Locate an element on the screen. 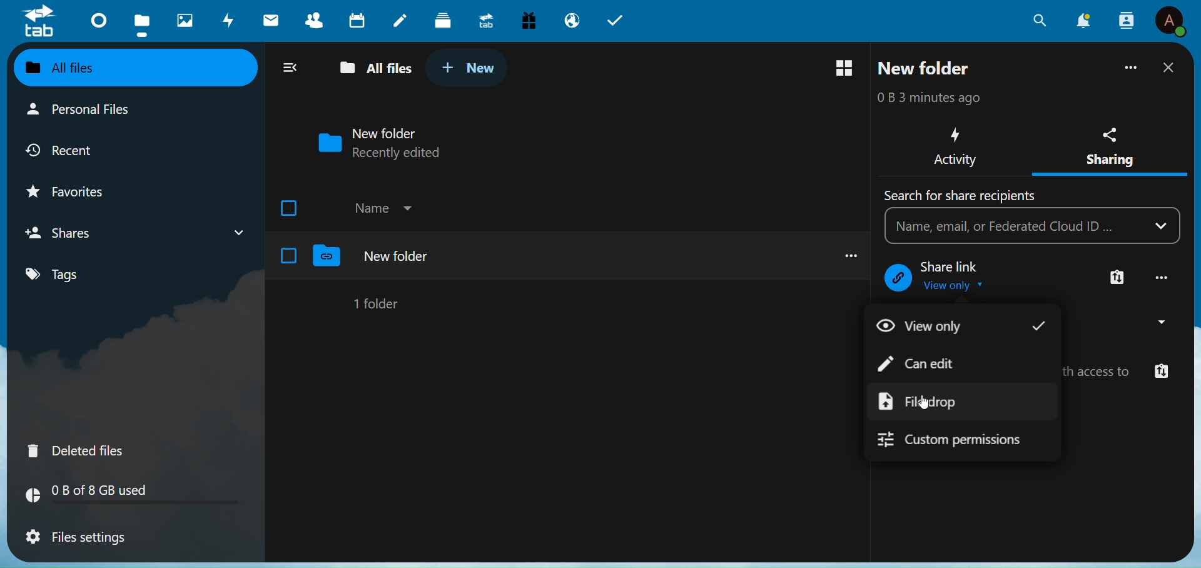 The width and height of the screenshot is (1201, 568). Contacts is located at coordinates (1127, 19).